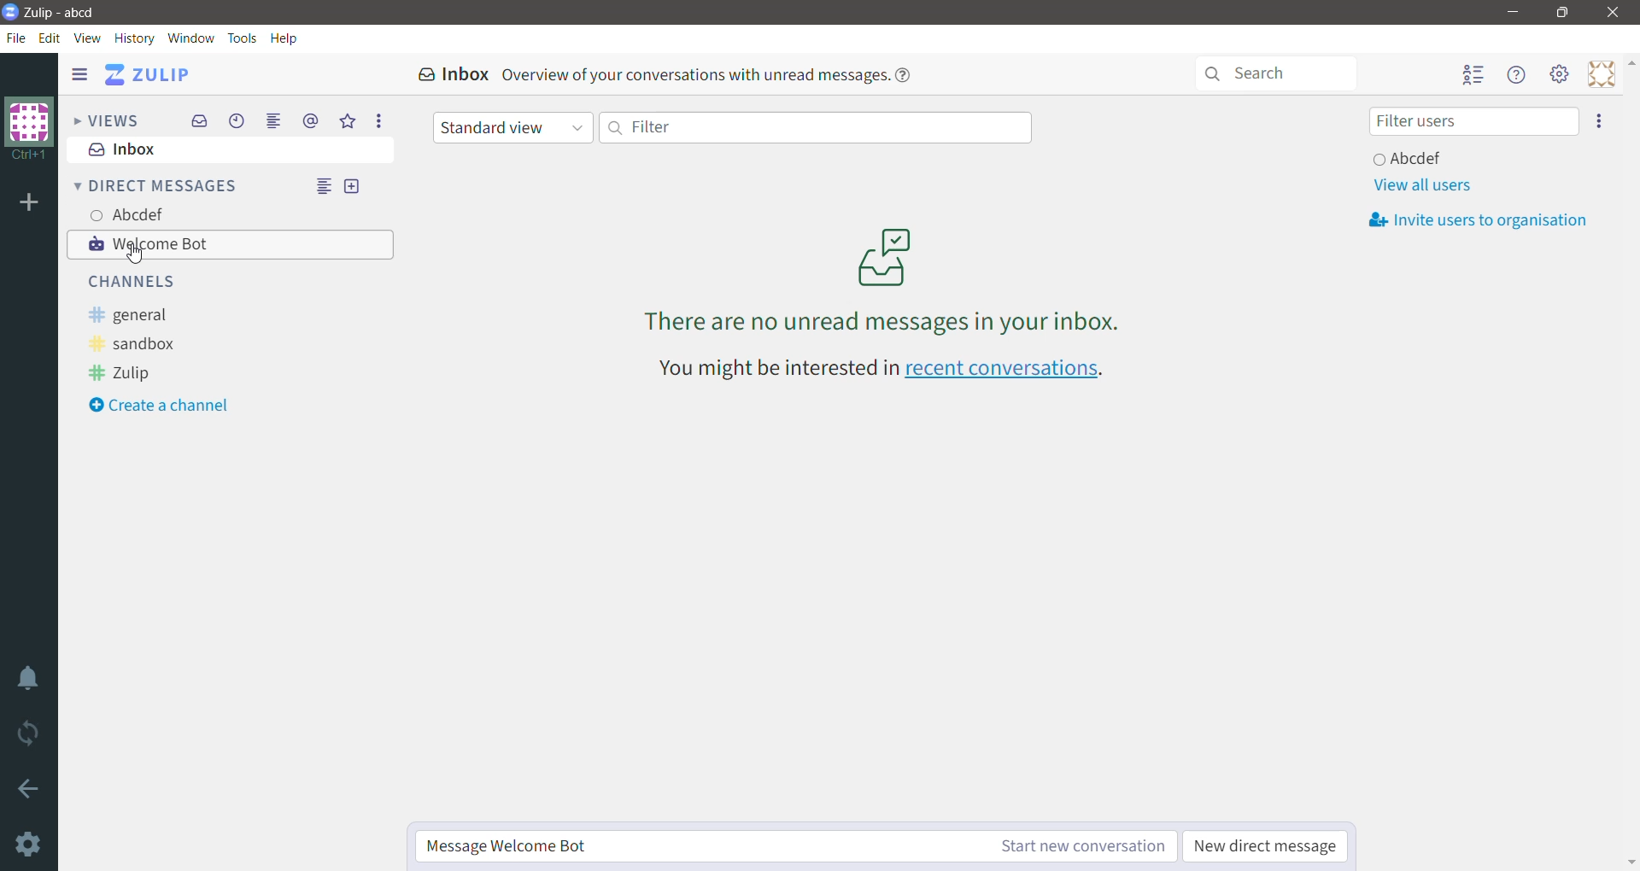  I want to click on Zulip, so click(119, 374).